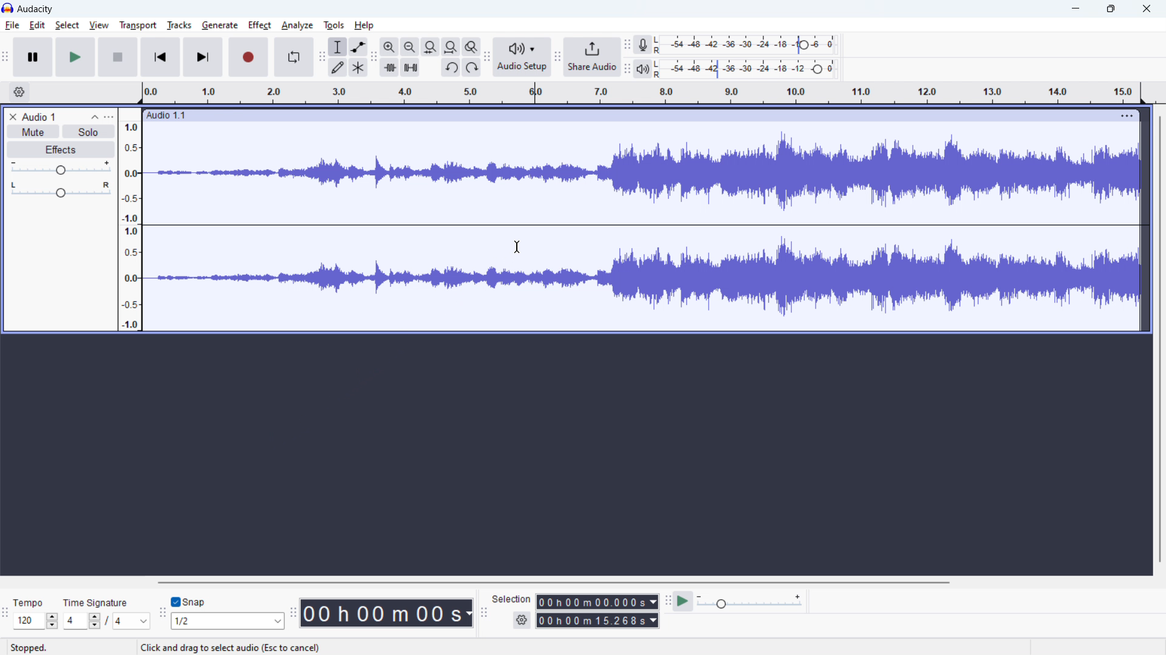 The height and width of the screenshot is (655, 1166). I want to click on play at speed, so click(683, 602).